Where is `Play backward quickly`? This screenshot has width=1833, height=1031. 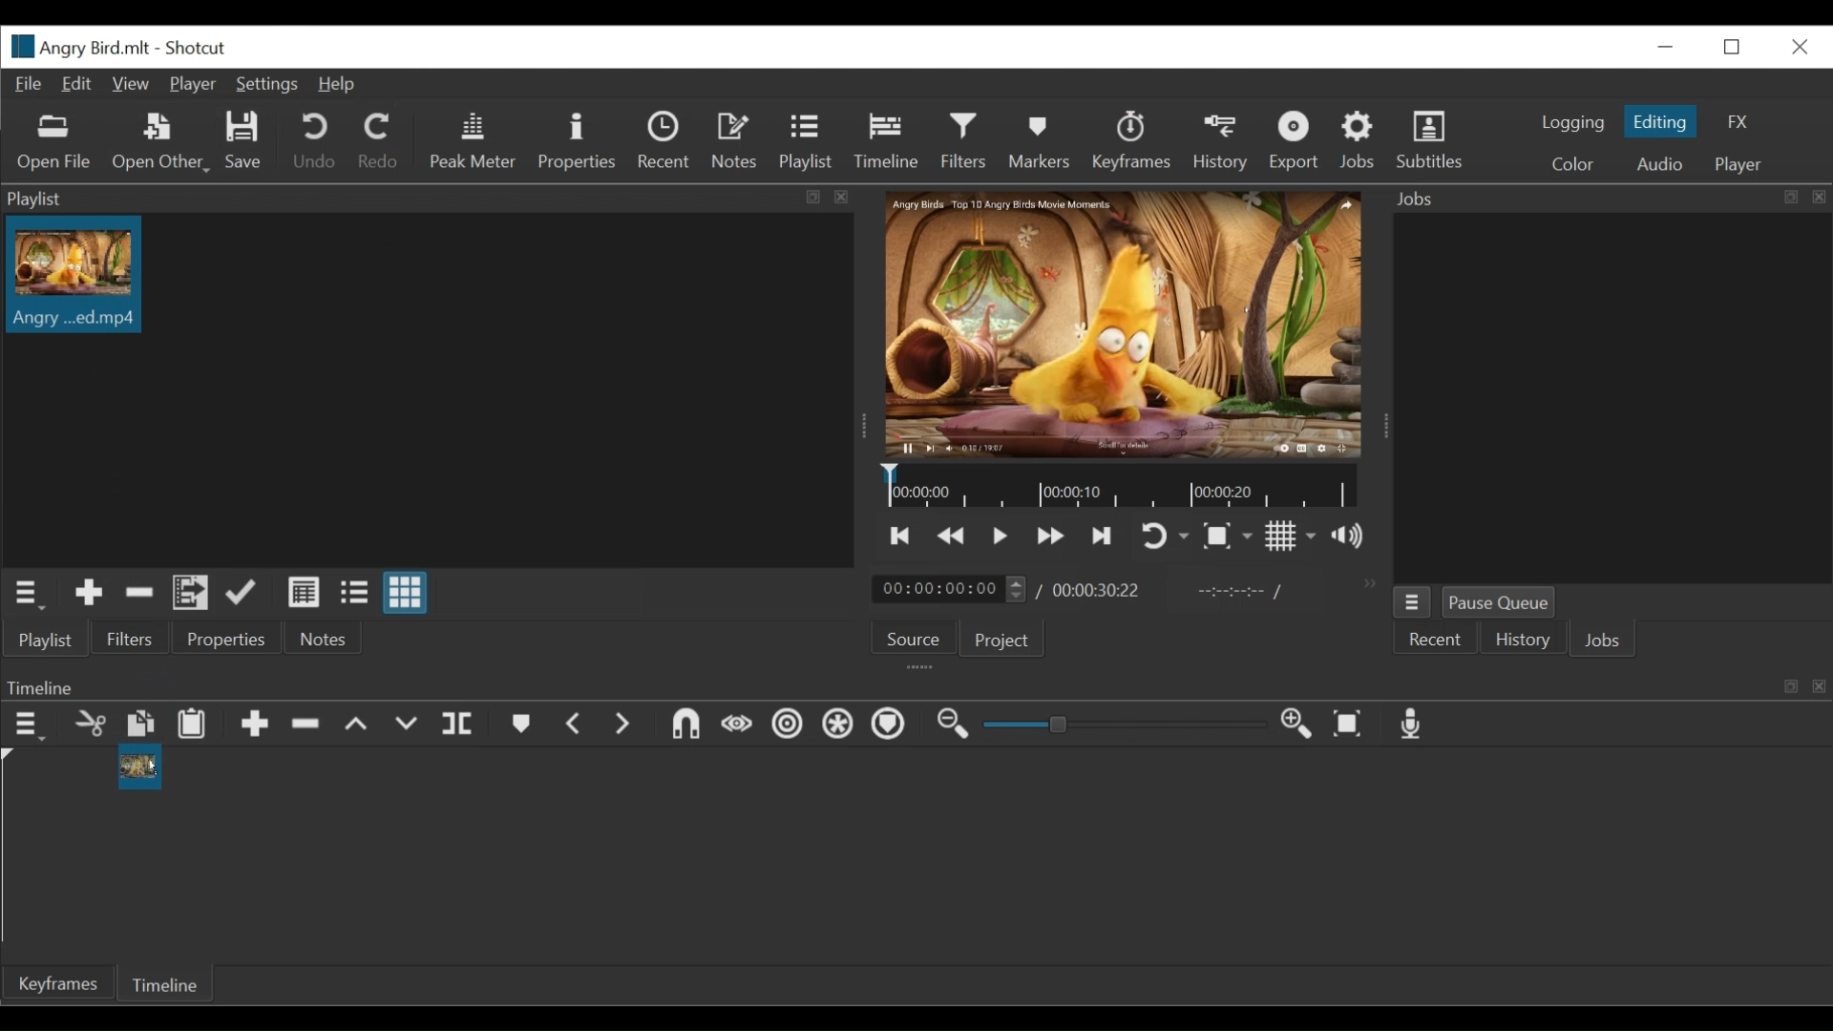
Play backward quickly is located at coordinates (949, 536).